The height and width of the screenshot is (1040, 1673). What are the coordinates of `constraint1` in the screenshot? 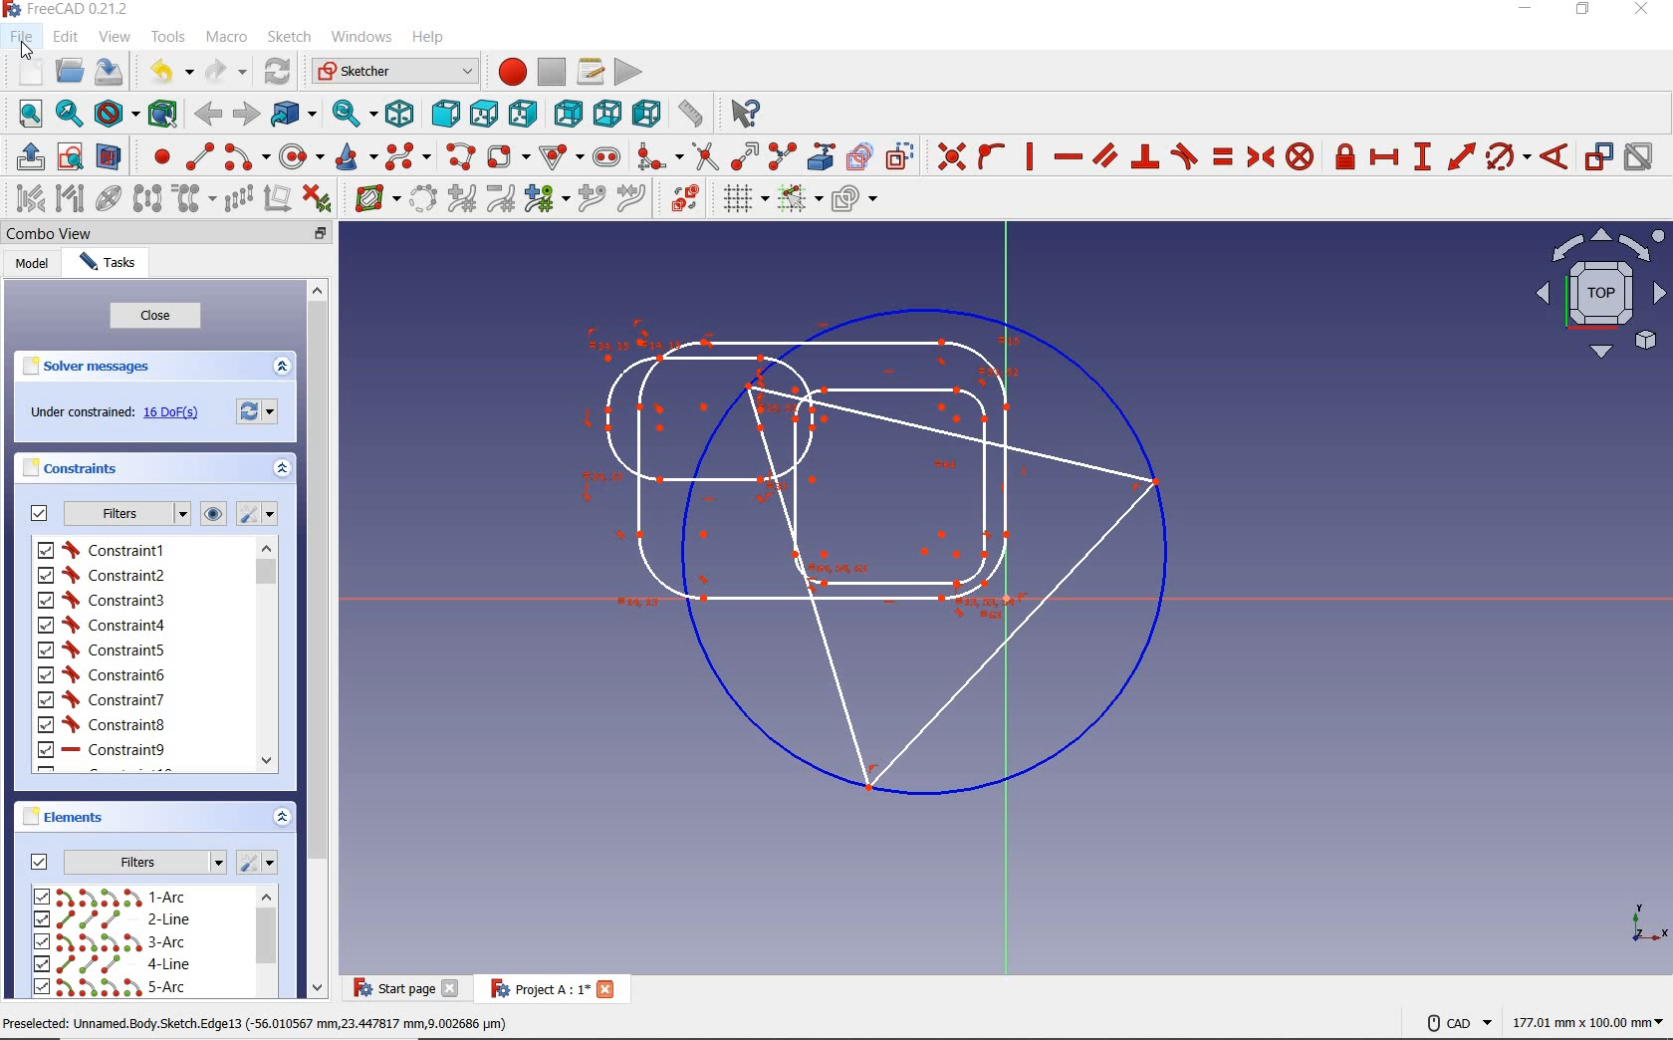 It's located at (107, 550).